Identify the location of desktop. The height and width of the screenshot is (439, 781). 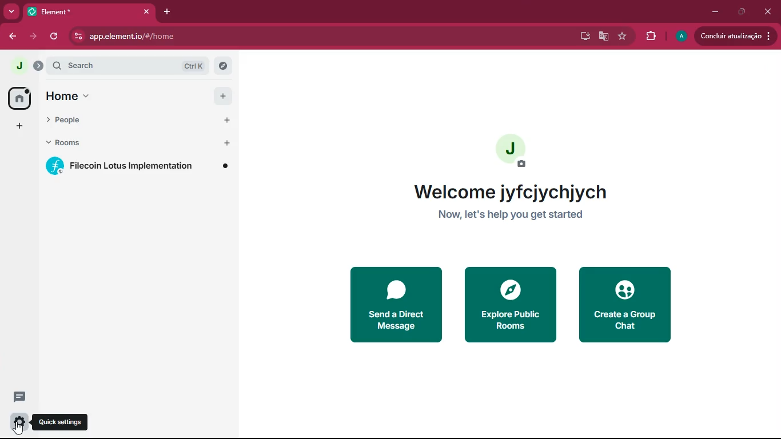
(584, 37).